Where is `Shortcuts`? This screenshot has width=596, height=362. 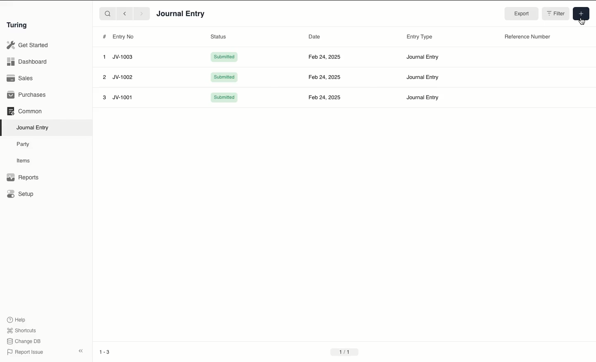 Shortcuts is located at coordinates (23, 331).